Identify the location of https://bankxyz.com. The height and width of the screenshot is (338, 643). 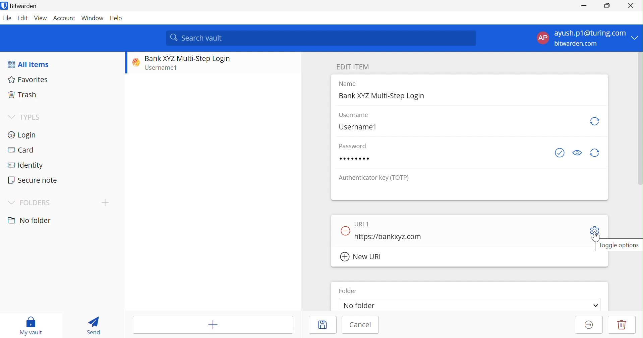
(390, 237).